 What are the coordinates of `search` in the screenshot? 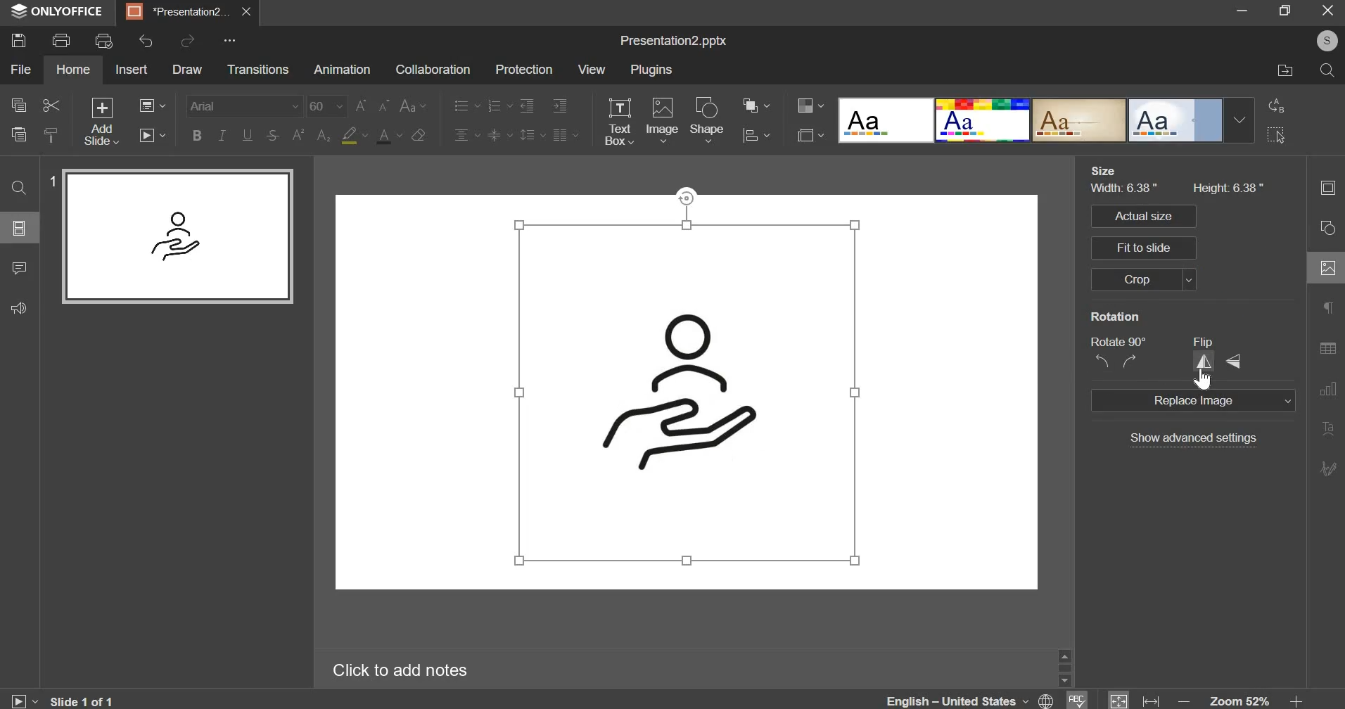 It's located at (1325, 69).